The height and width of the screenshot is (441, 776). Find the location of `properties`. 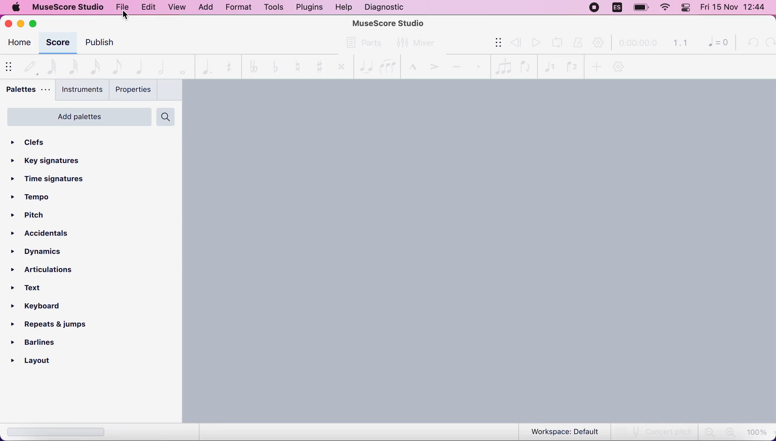

properties is located at coordinates (133, 90).